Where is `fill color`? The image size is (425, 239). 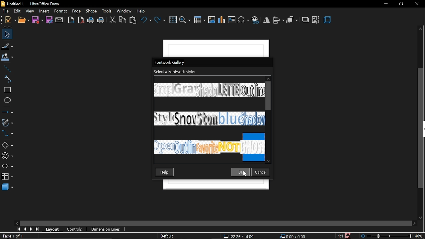
fill color is located at coordinates (7, 57).